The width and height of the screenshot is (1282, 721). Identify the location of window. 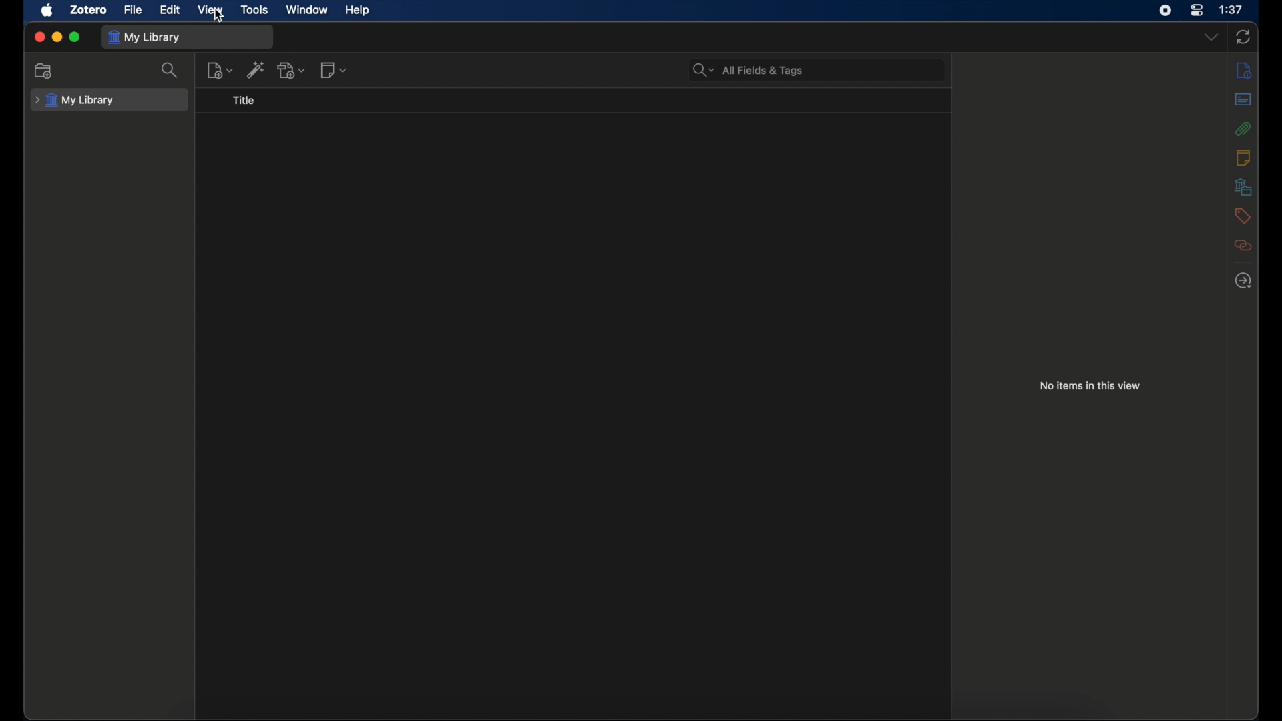
(306, 10).